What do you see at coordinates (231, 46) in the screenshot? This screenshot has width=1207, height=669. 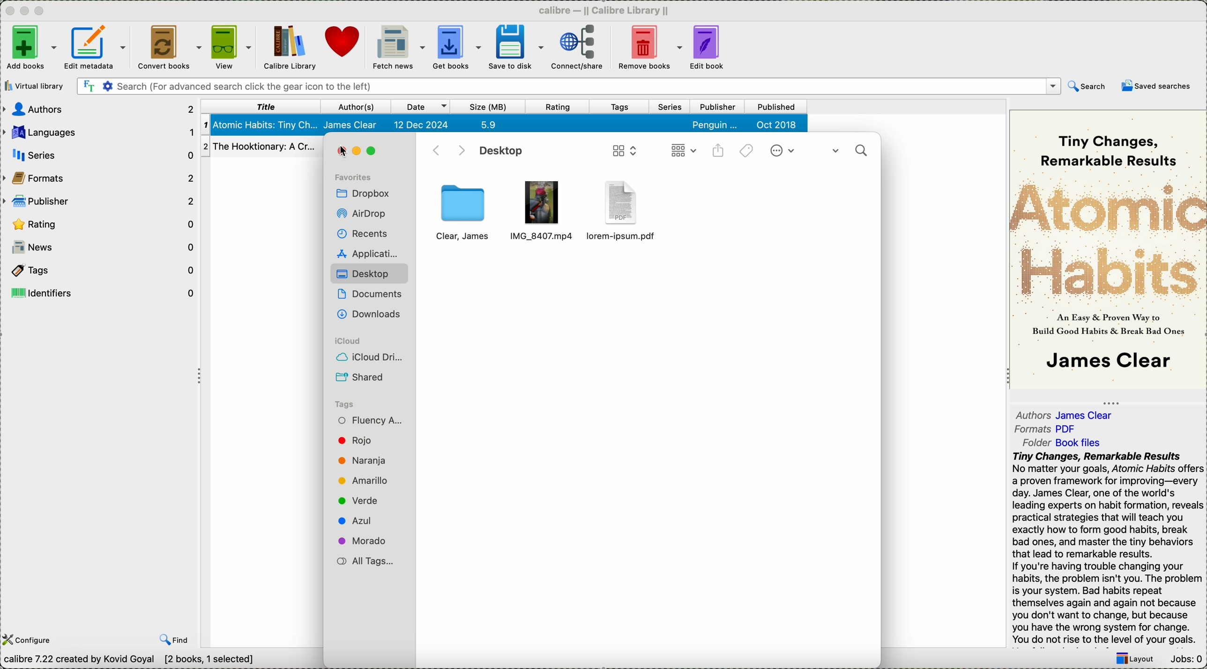 I see `view` at bounding box center [231, 46].